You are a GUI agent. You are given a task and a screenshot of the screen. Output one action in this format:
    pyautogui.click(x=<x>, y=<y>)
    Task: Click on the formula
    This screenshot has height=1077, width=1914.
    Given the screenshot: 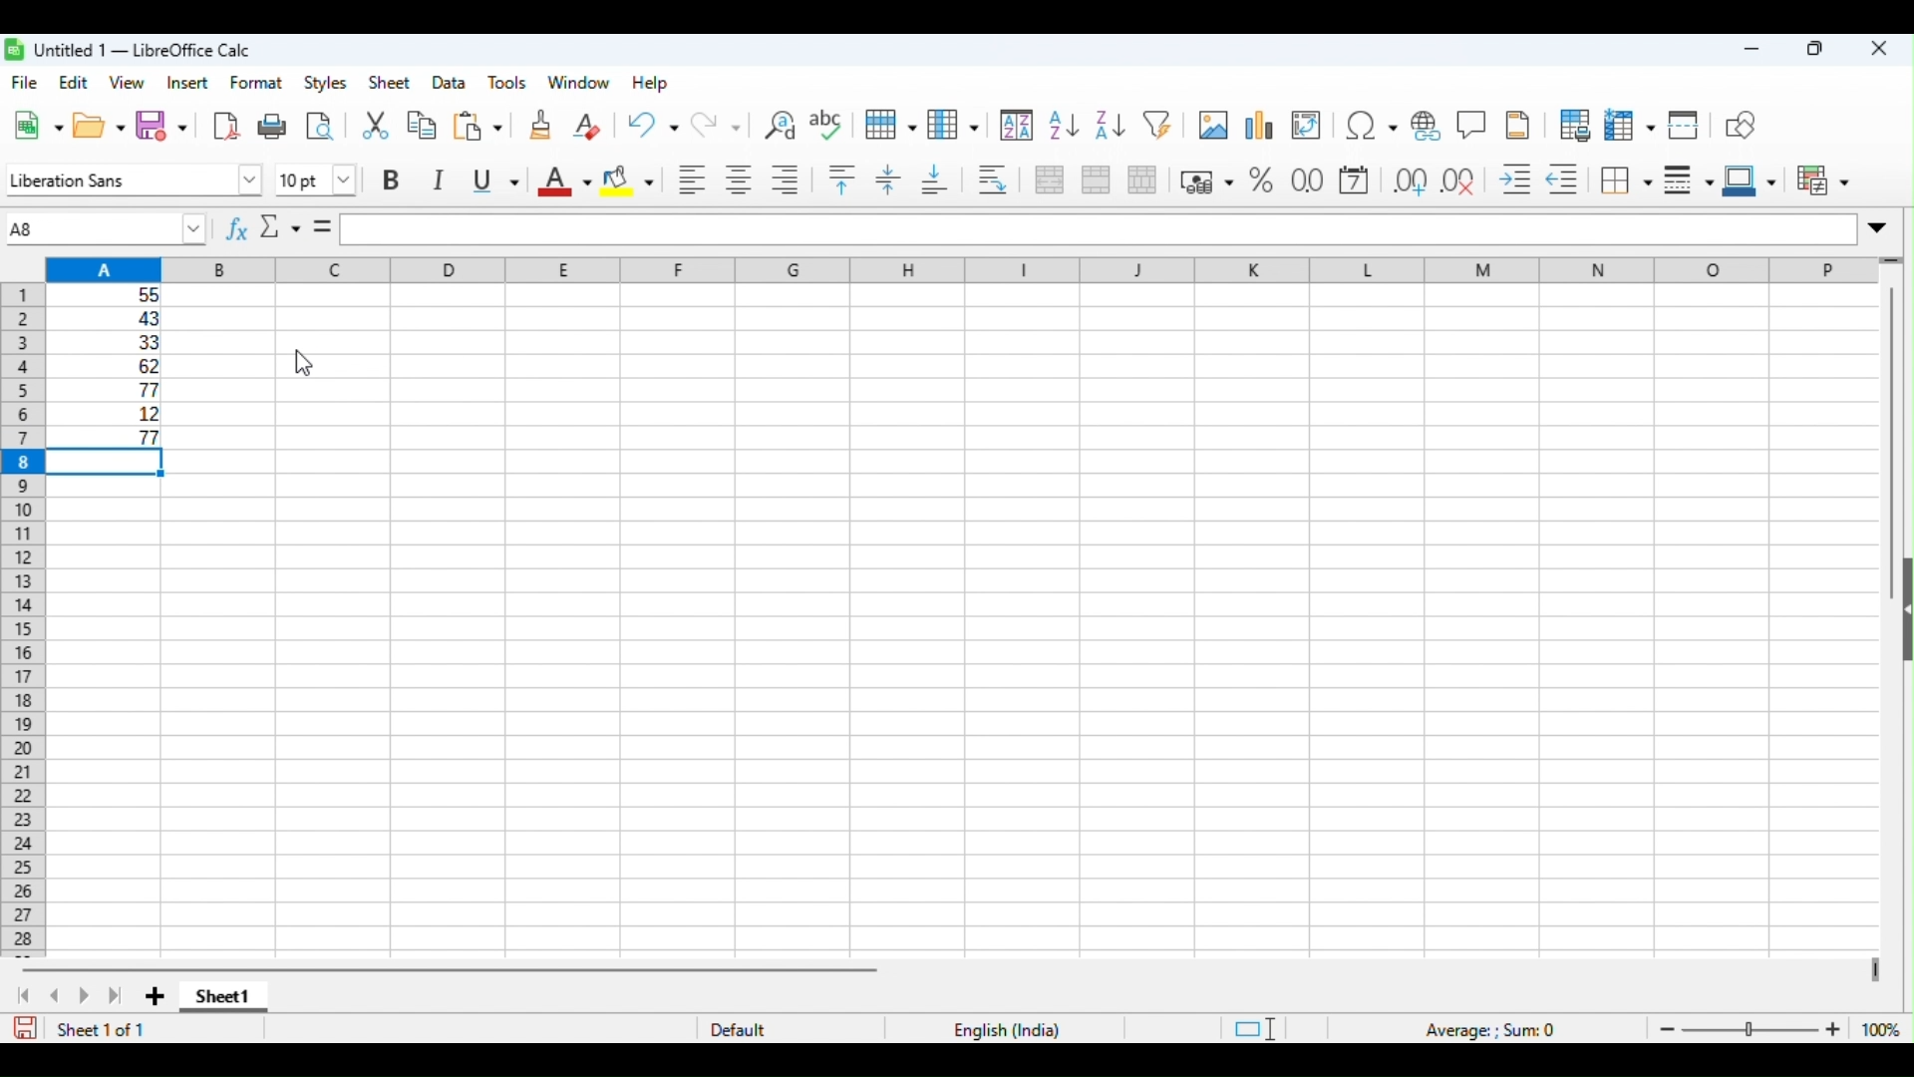 What is the action you would take?
    pyautogui.click(x=1493, y=1029)
    